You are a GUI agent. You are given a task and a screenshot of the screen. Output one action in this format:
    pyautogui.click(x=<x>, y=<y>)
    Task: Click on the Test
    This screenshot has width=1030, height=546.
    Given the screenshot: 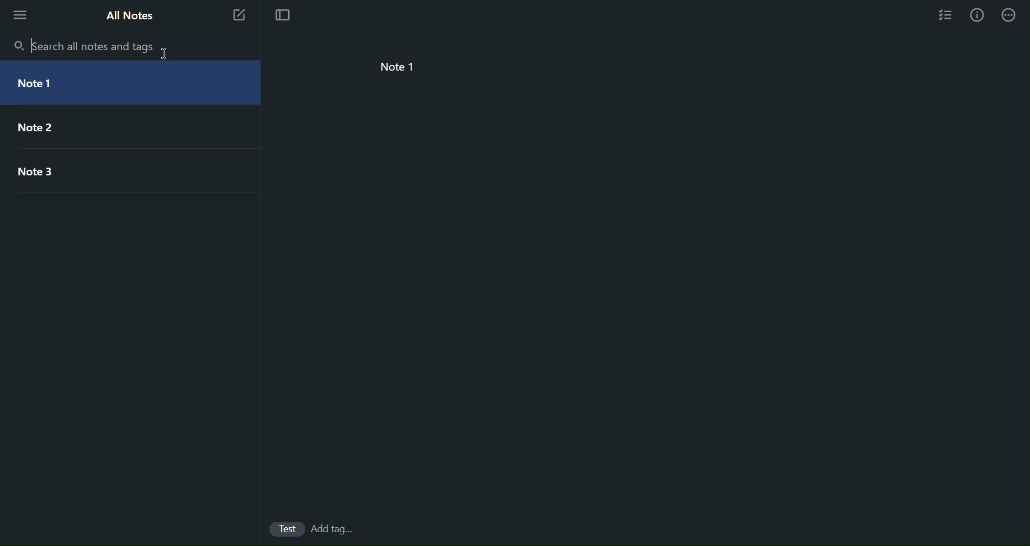 What is the action you would take?
    pyautogui.click(x=284, y=529)
    